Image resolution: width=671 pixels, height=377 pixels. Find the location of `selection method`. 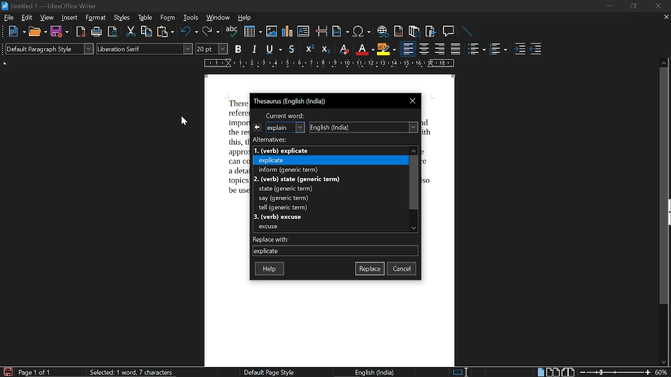

selection method is located at coordinates (460, 372).